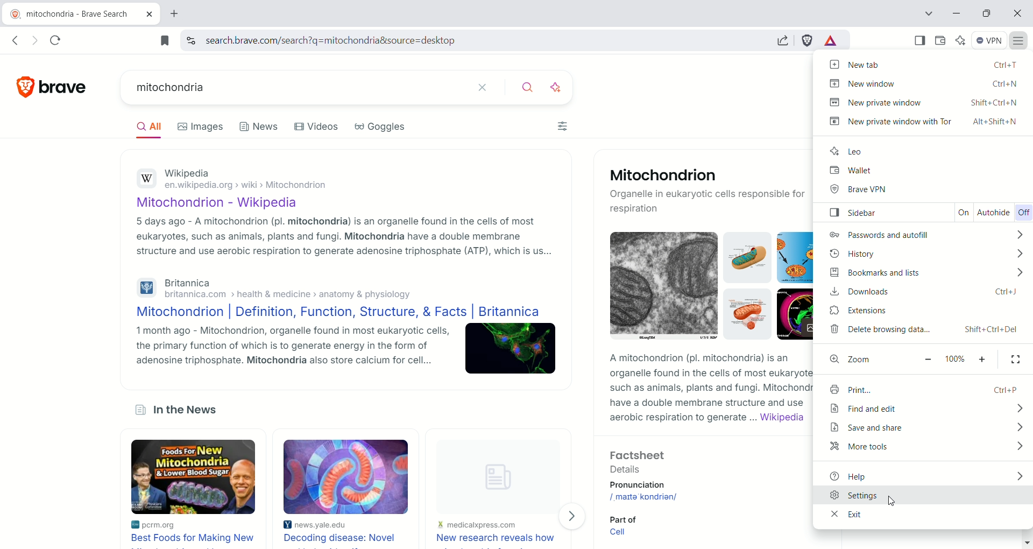 This screenshot has height=549, width=1033. I want to click on mitochondria - brave search, so click(80, 13).